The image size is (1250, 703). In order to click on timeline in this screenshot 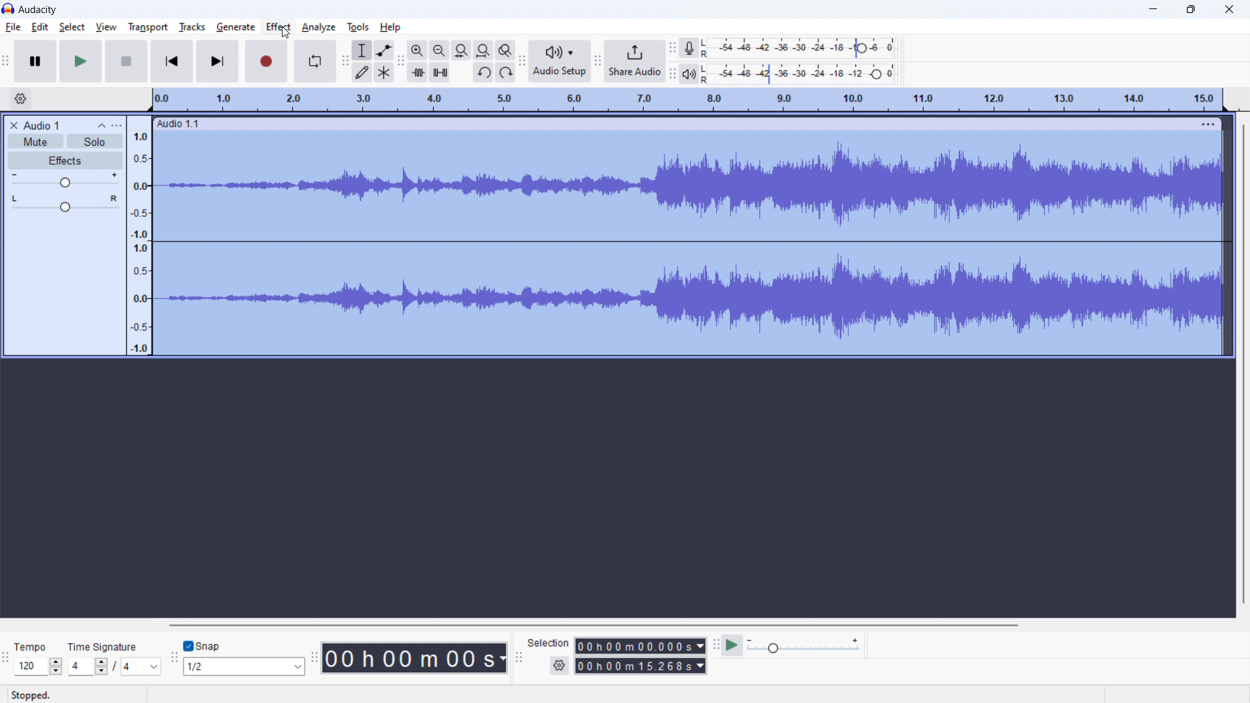, I will do `click(687, 100)`.